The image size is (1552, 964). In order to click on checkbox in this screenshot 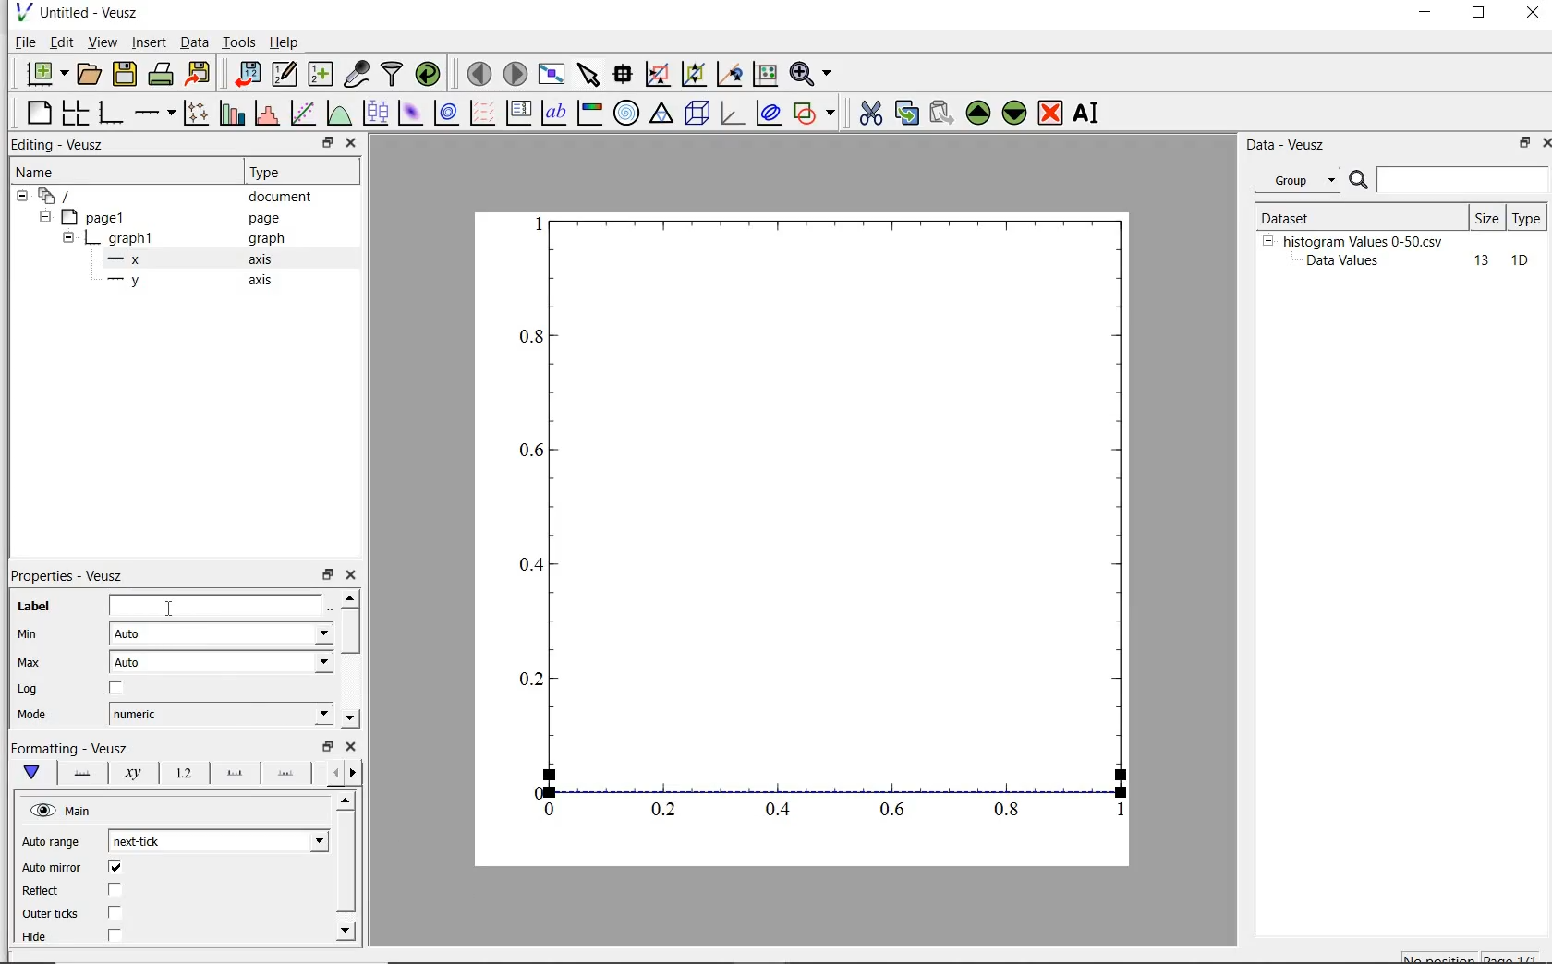, I will do `click(115, 913)`.